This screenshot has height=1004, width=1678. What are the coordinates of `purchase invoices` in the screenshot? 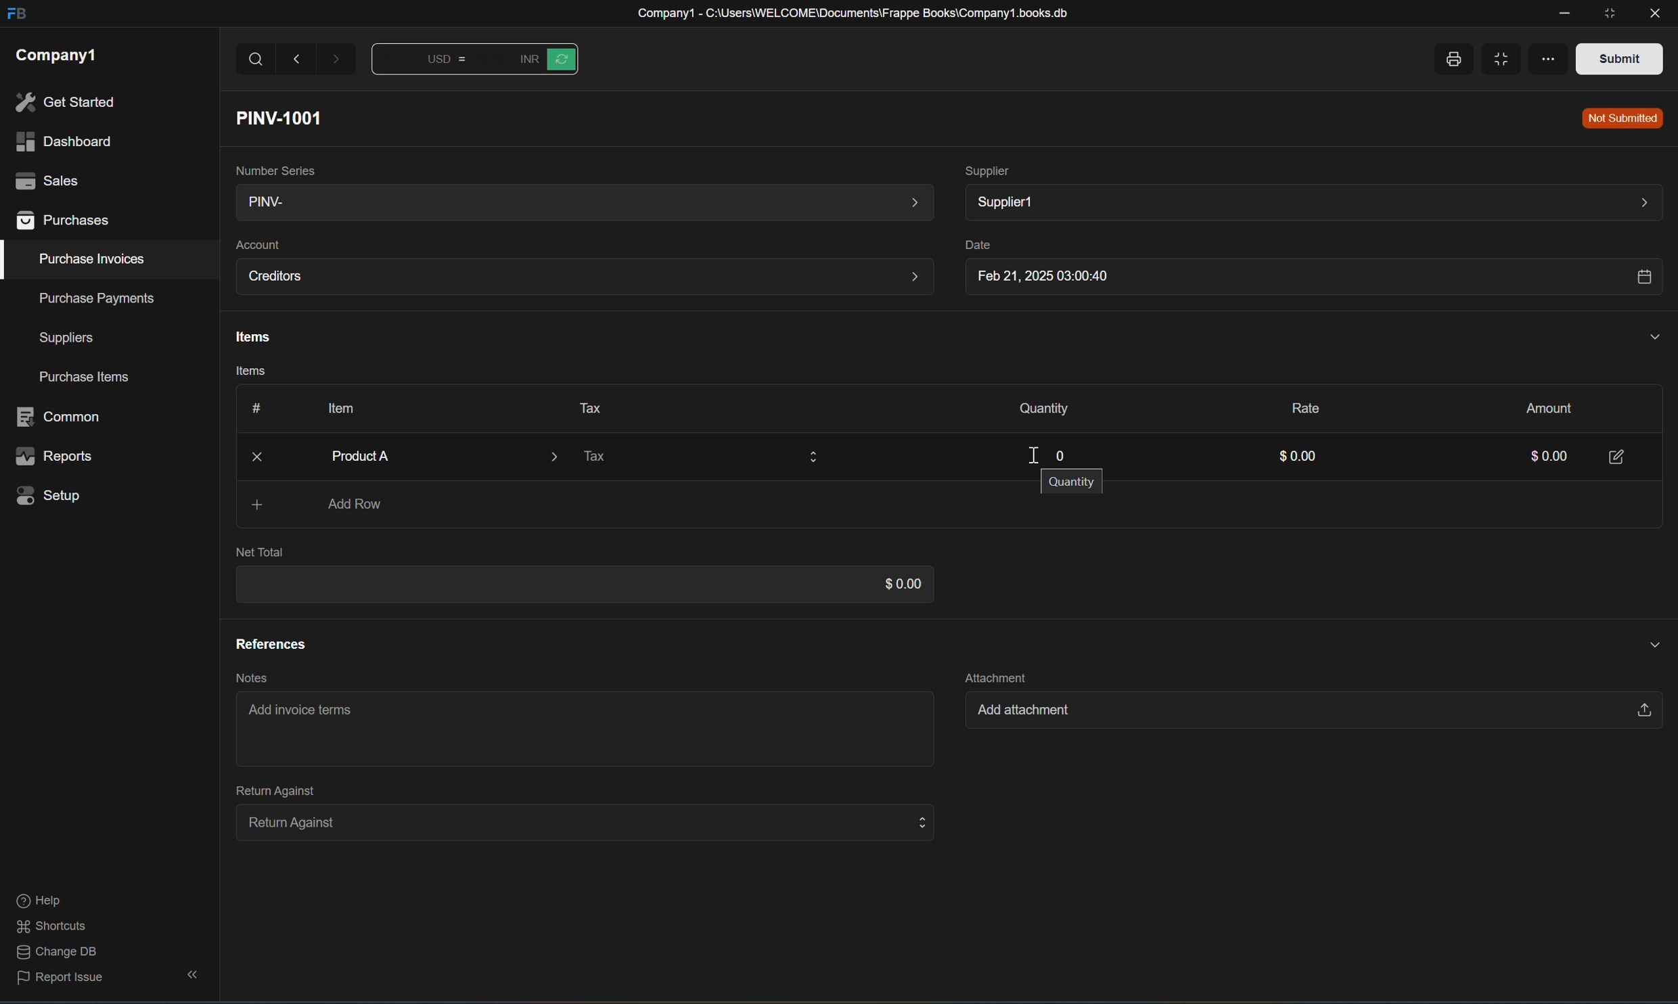 It's located at (93, 259).